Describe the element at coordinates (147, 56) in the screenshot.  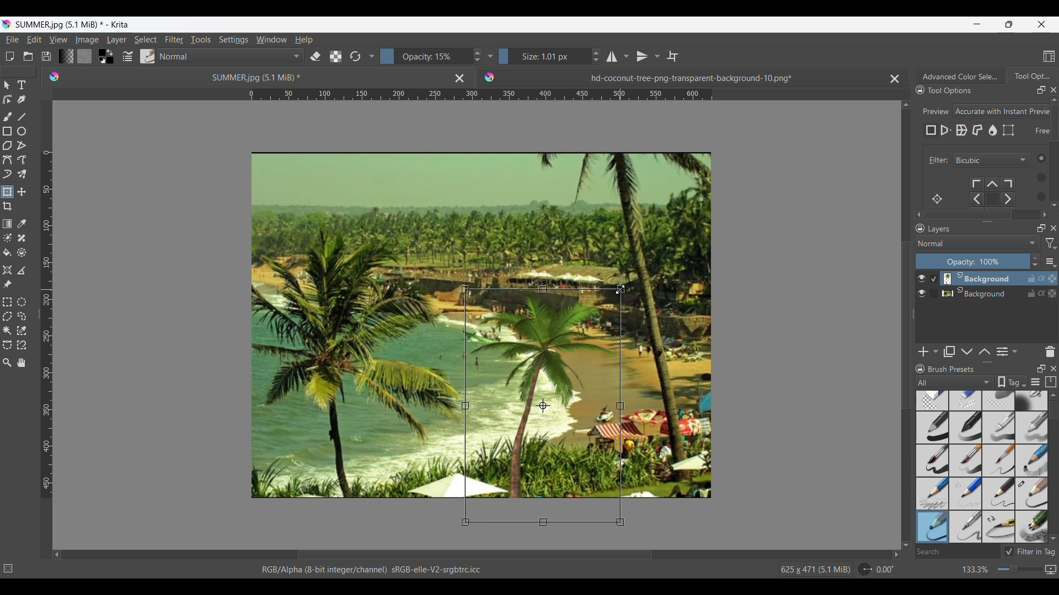
I see `Choose brush preset` at that location.